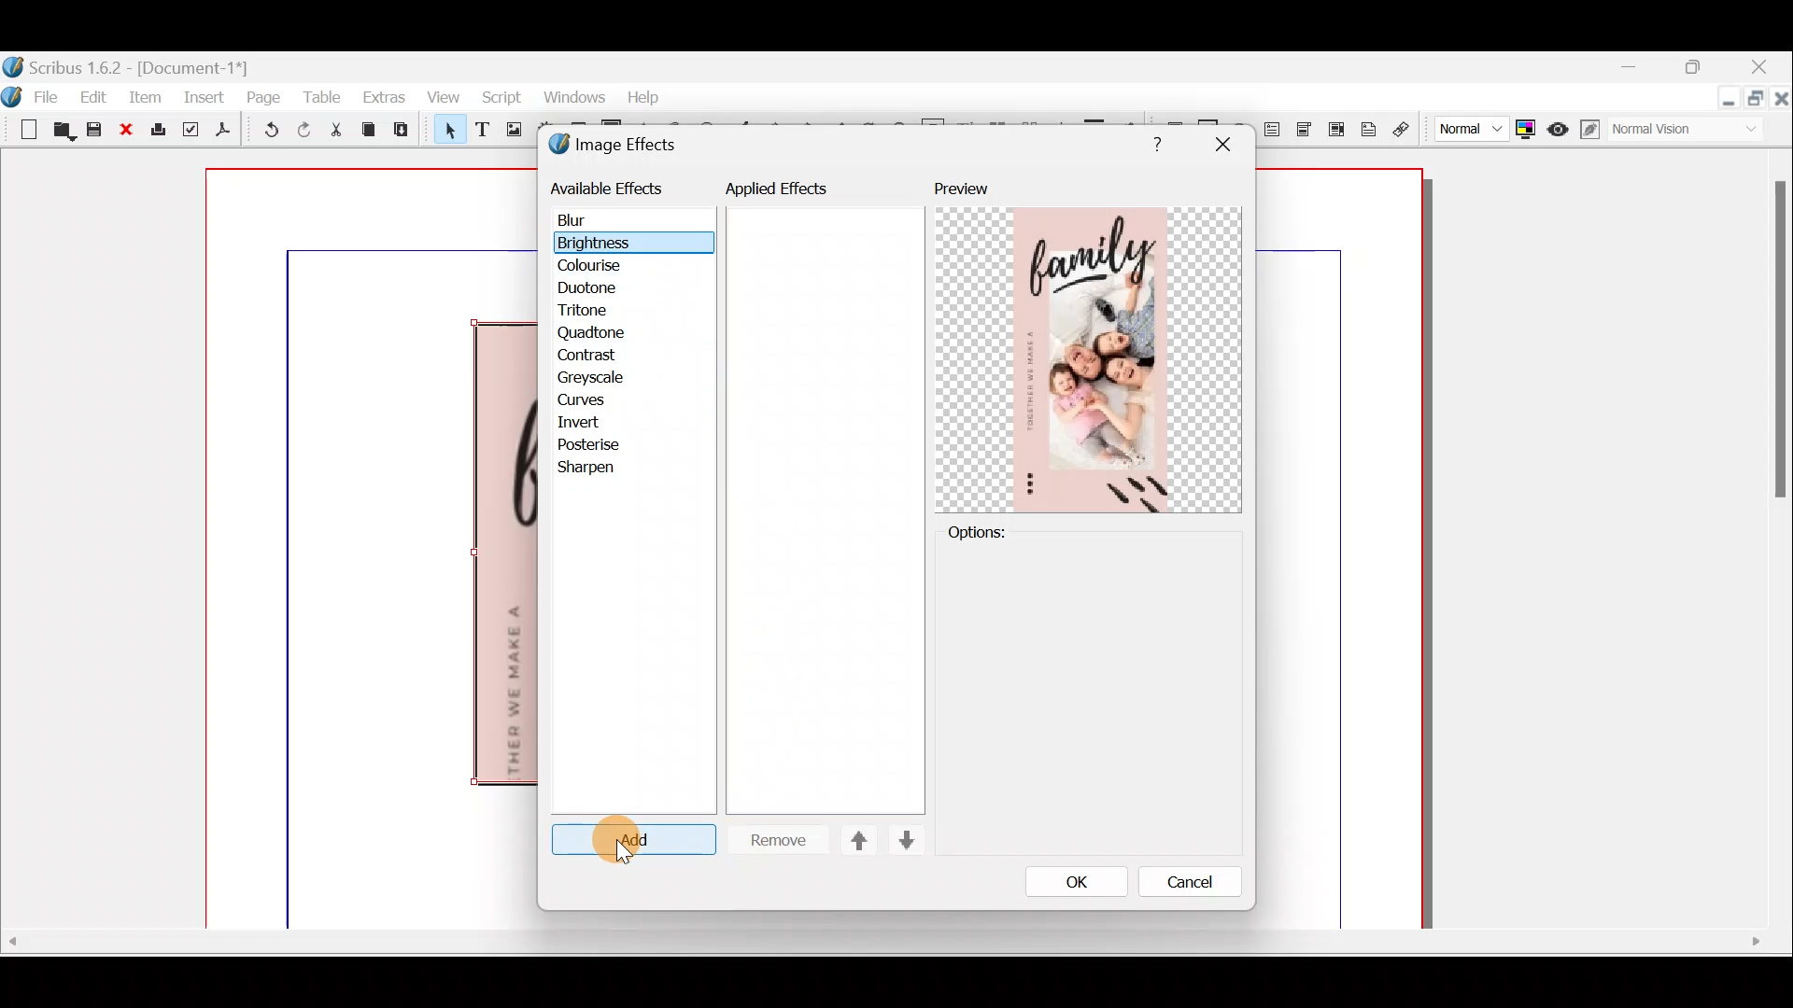  What do you see at coordinates (64, 132) in the screenshot?
I see `Open` at bounding box center [64, 132].